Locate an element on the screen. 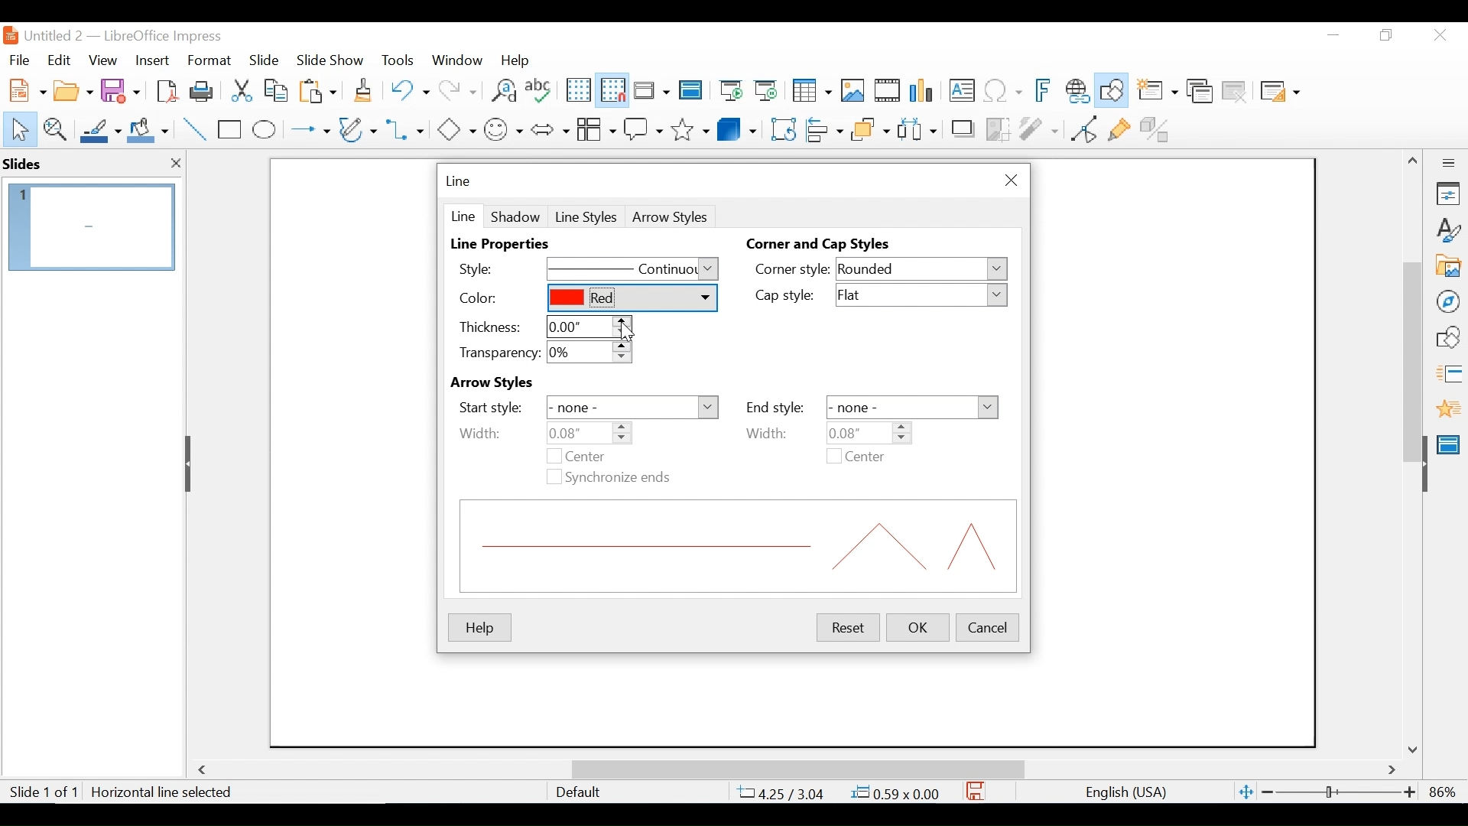  Spelling is located at coordinates (541, 89).